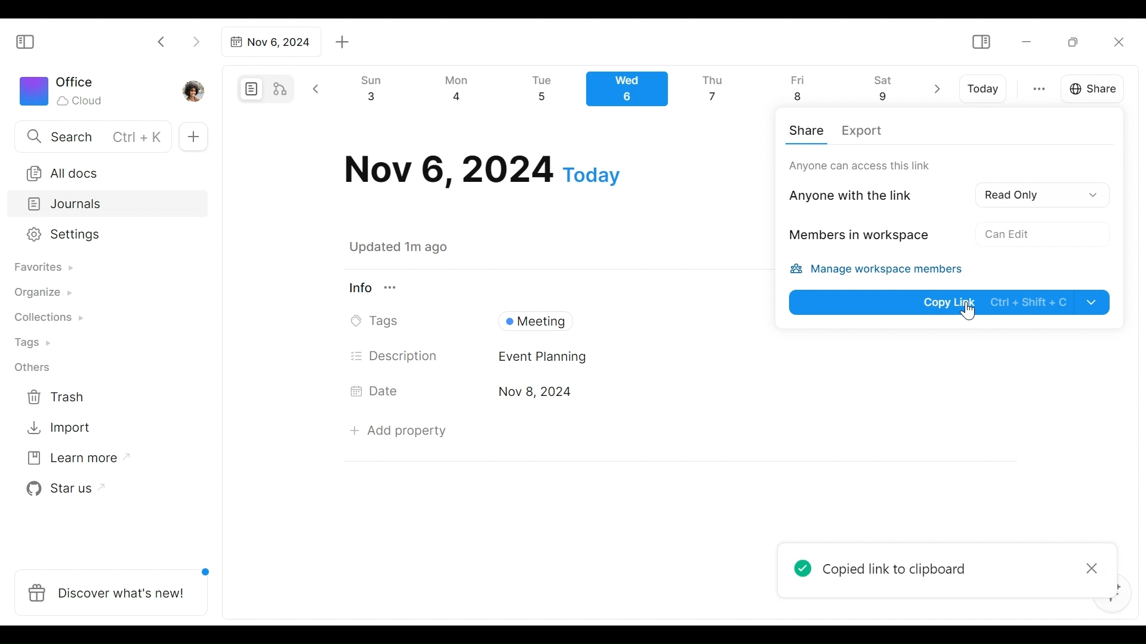  What do you see at coordinates (1135, 339) in the screenshot?
I see `vertical scrollbar` at bounding box center [1135, 339].